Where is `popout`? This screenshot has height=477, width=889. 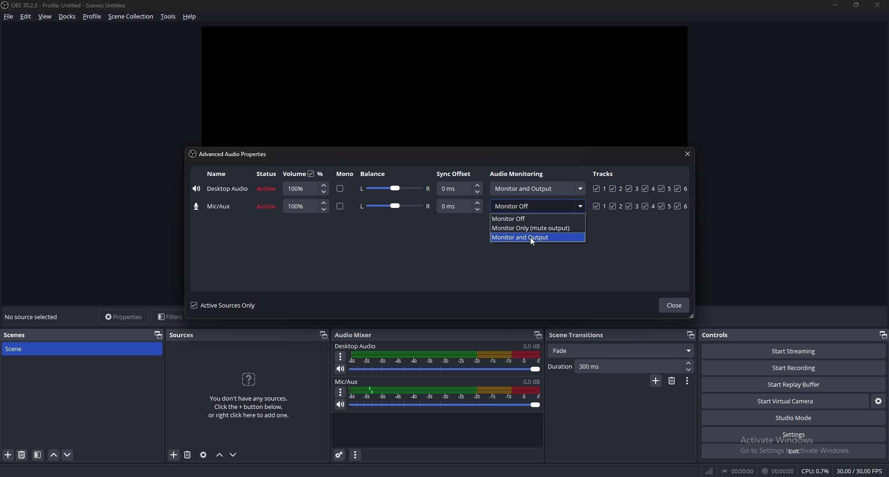 popout is located at coordinates (538, 335).